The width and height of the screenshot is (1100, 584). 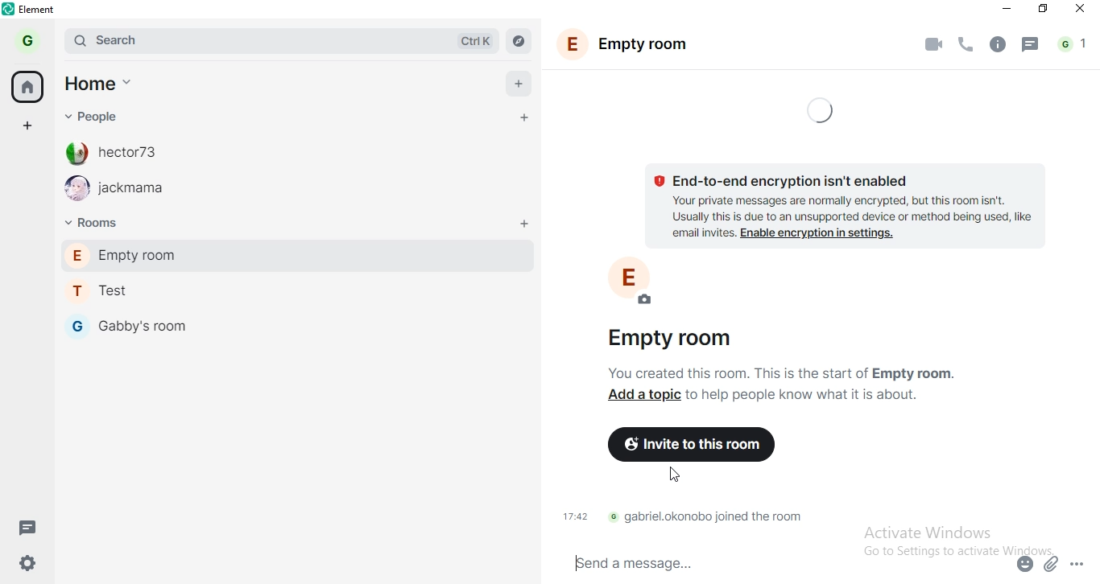 I want to click on emoji, so click(x=1023, y=565).